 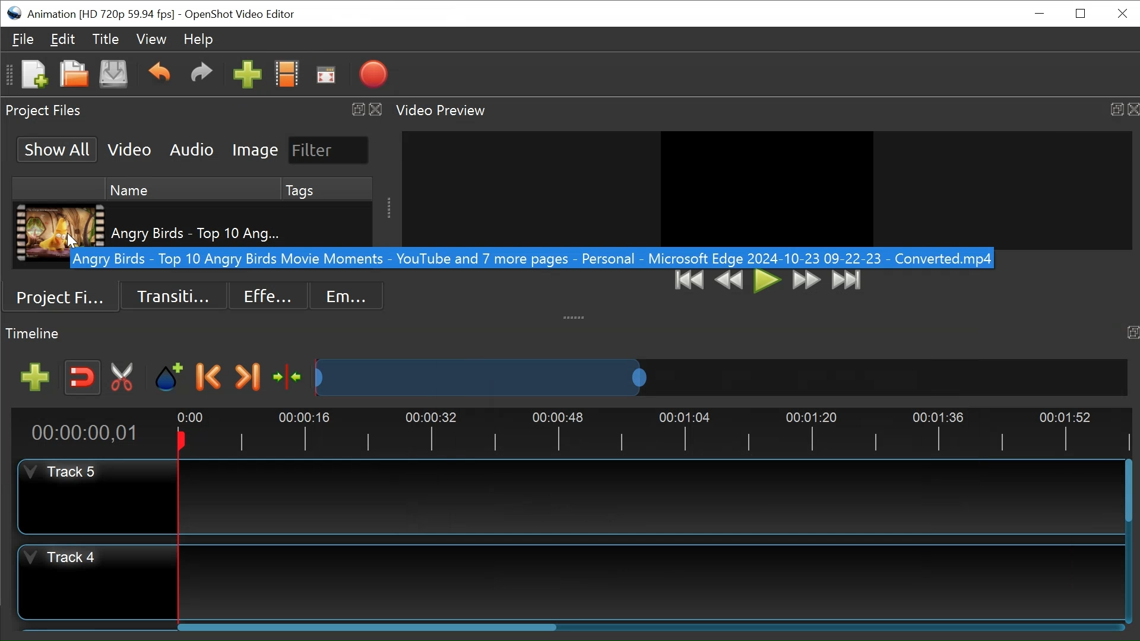 What do you see at coordinates (33, 74) in the screenshot?
I see `New Project` at bounding box center [33, 74].